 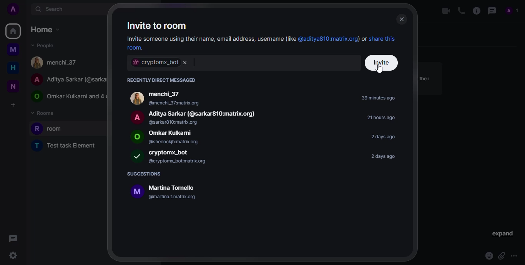 I want to click on menchi_37, so click(x=165, y=93).